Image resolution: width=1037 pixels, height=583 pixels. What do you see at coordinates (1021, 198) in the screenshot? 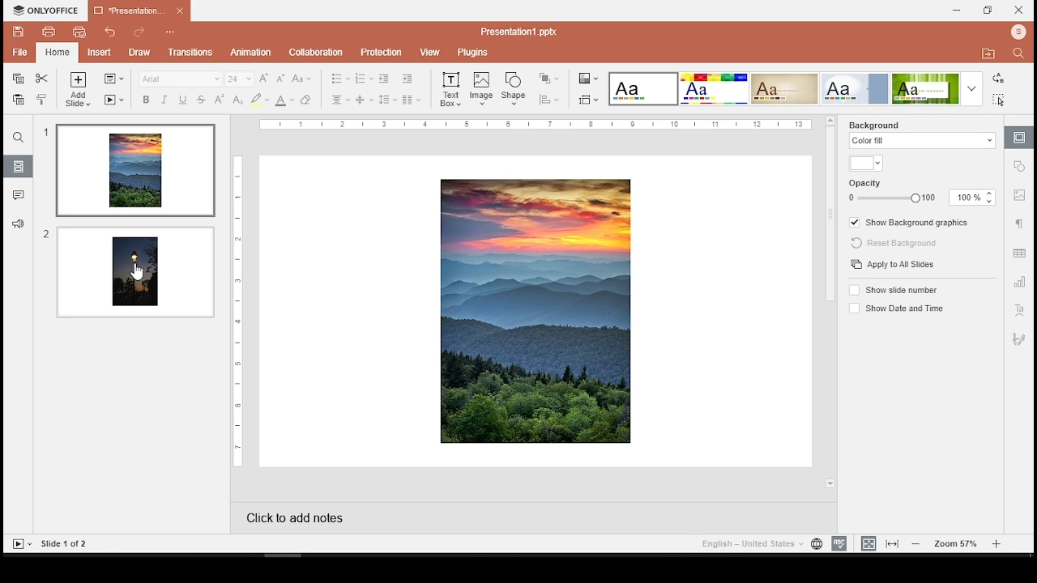
I see `image settings` at bounding box center [1021, 198].